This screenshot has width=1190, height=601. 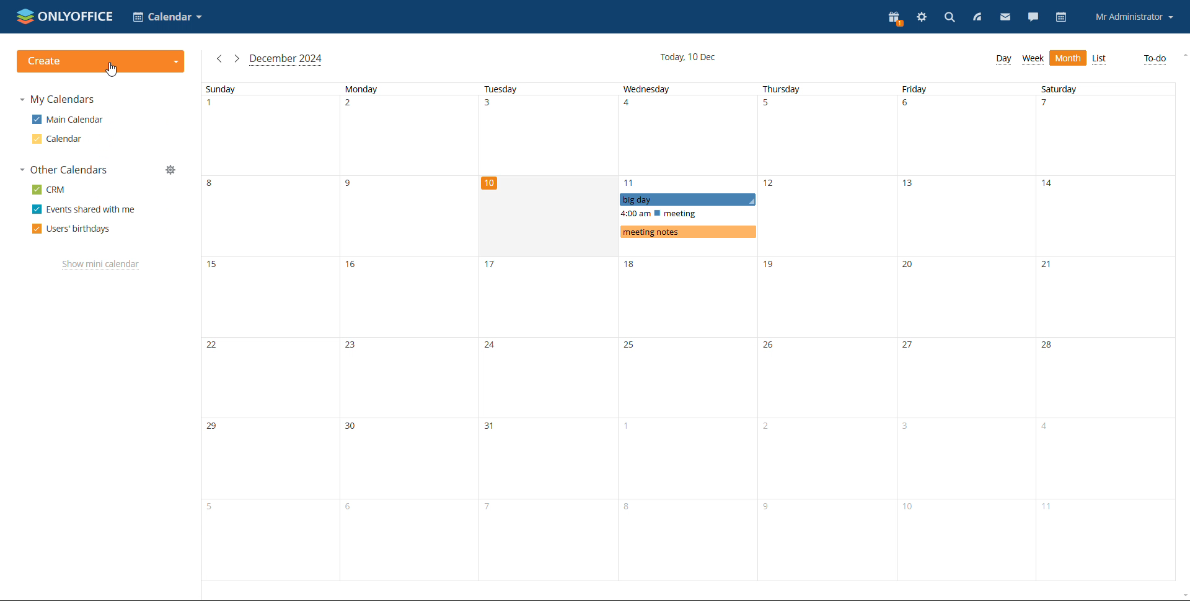 I want to click on crm, so click(x=49, y=190).